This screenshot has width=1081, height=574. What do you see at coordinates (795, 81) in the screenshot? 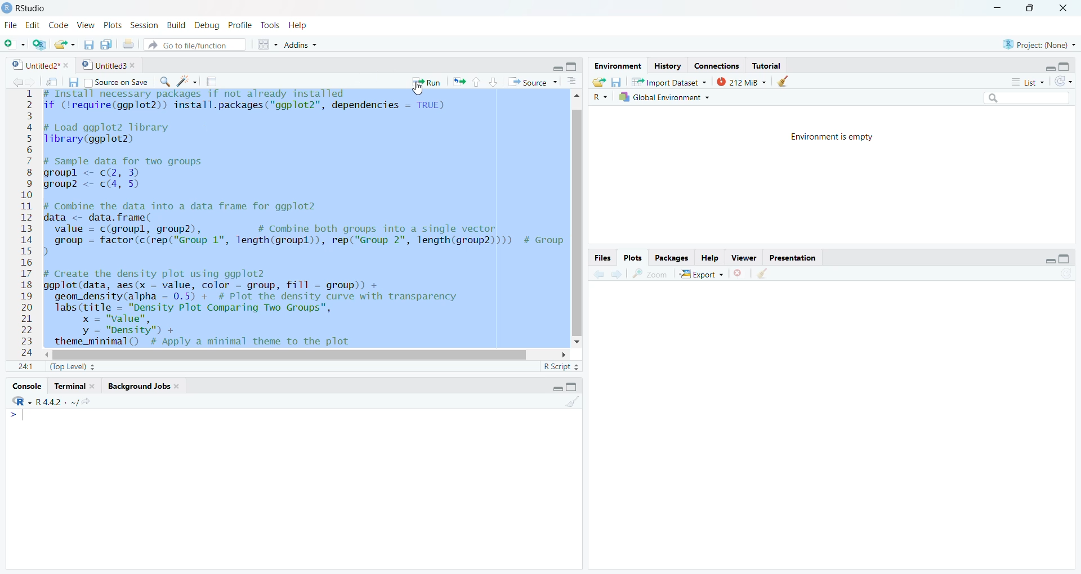
I see `clear` at bounding box center [795, 81].